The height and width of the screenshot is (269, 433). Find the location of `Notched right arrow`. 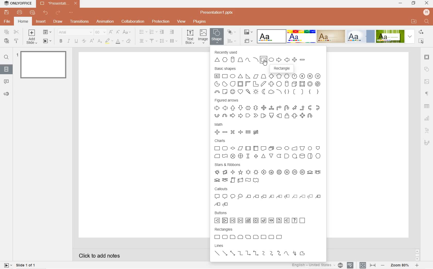

Notched right arrow is located at coordinates (240, 116).